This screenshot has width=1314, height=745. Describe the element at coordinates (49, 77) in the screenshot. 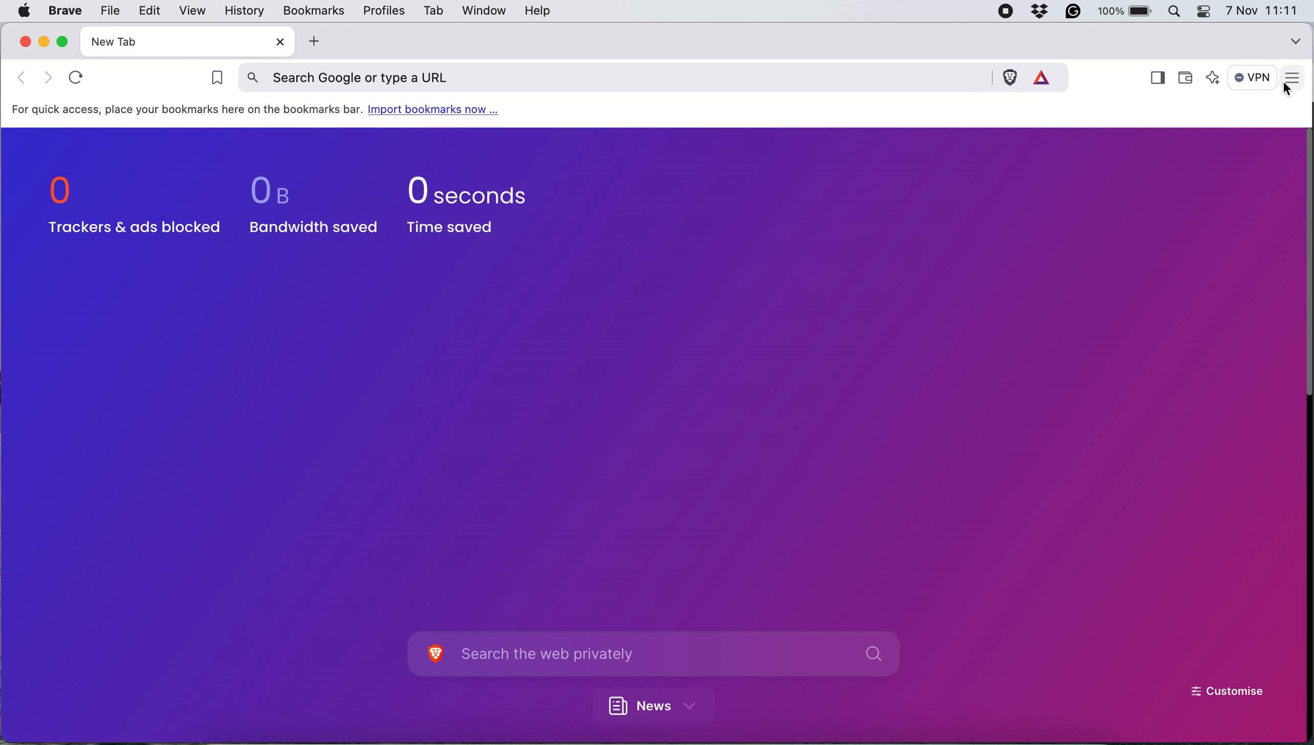

I see `click to go back, hold to see history` at that location.